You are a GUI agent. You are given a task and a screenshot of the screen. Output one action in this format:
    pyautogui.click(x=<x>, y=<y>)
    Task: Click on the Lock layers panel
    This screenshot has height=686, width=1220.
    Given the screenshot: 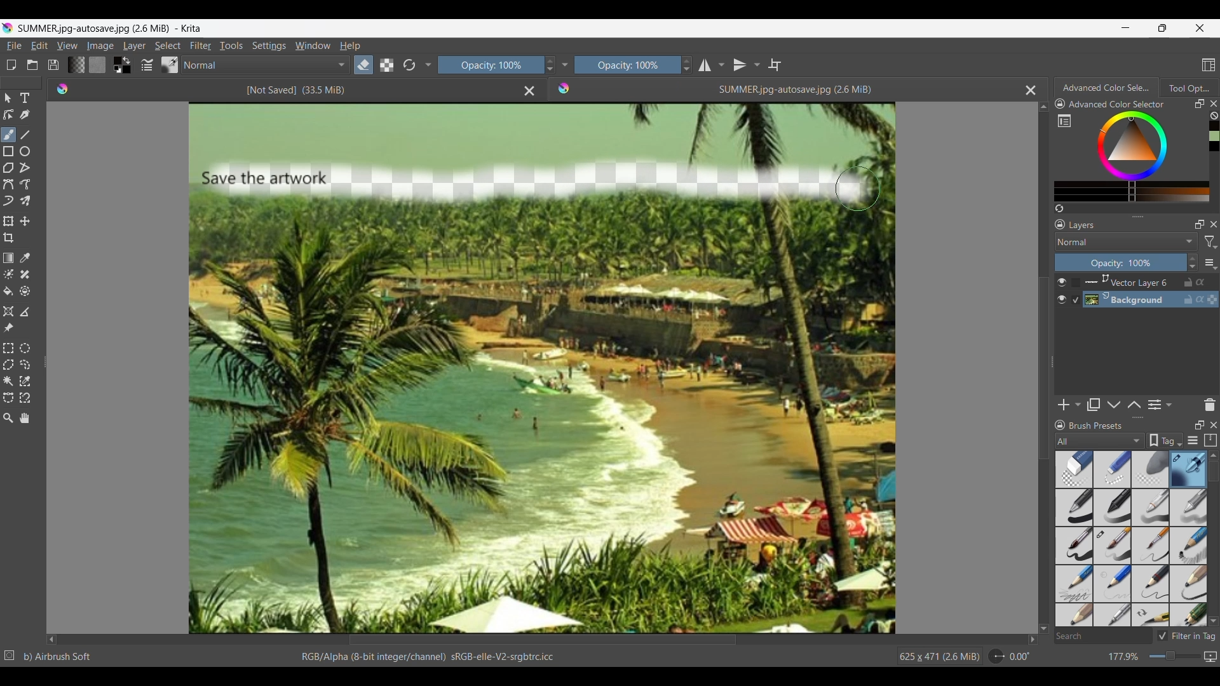 What is the action you would take?
    pyautogui.click(x=1060, y=224)
    